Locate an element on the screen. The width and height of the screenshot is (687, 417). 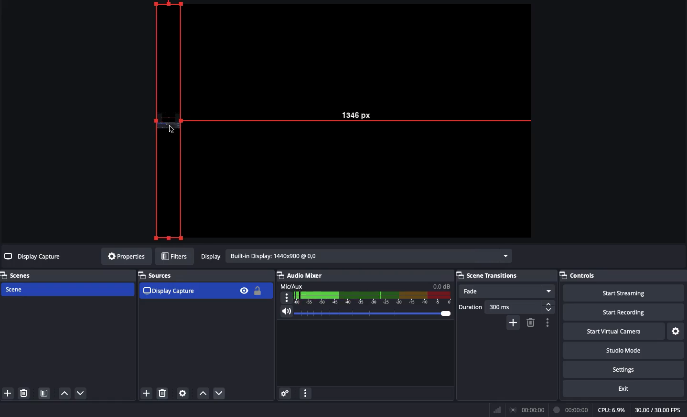
Broadcast is located at coordinates (529, 410).